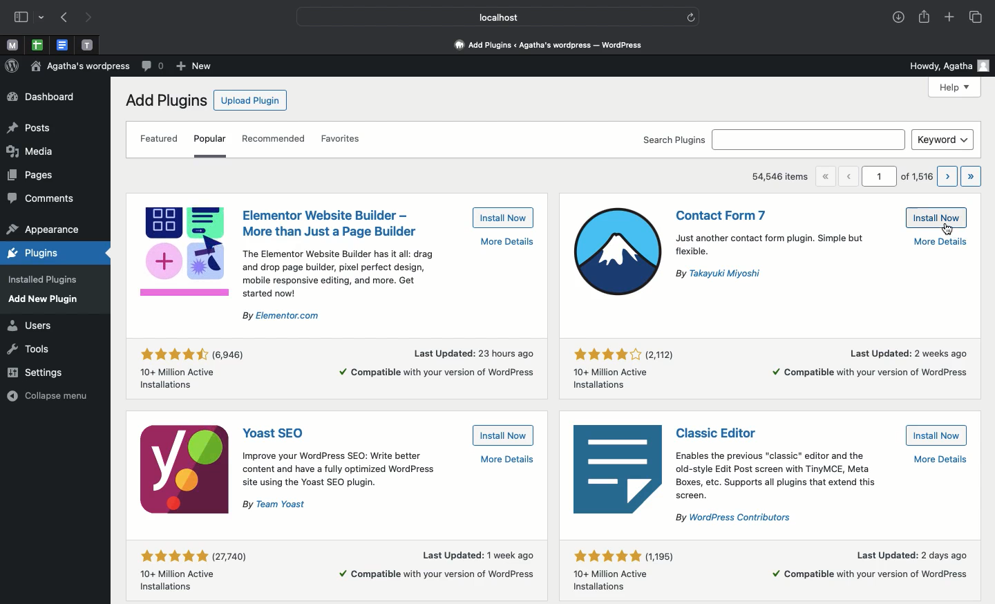 The image size is (995, 604). Describe the element at coordinates (896, 19) in the screenshot. I see `Downloads` at that location.